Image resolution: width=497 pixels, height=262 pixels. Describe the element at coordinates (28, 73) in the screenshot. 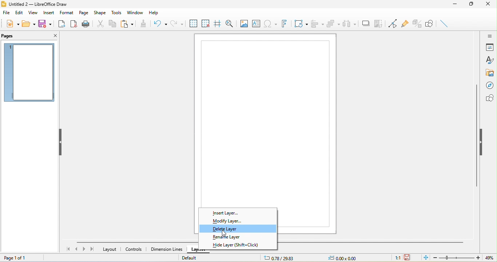

I see `page 1` at that location.